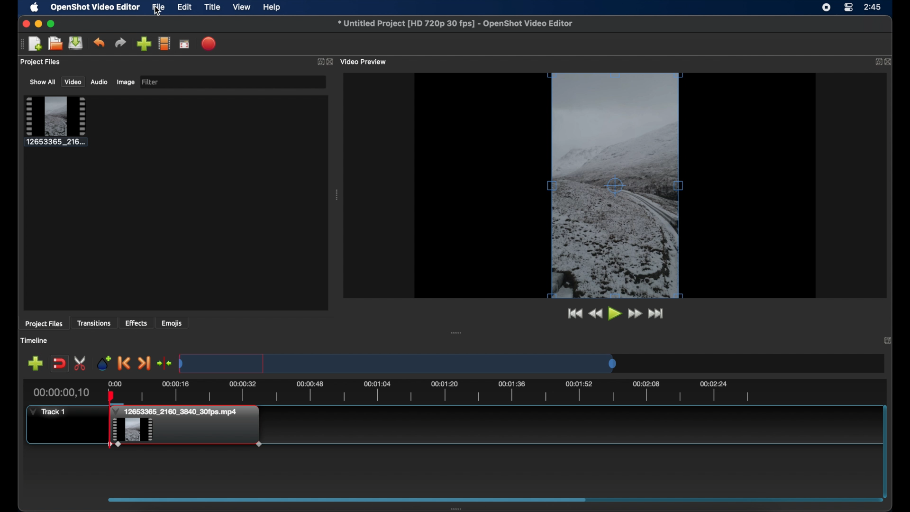  Describe the element at coordinates (52, 24) in the screenshot. I see `maximize` at that location.